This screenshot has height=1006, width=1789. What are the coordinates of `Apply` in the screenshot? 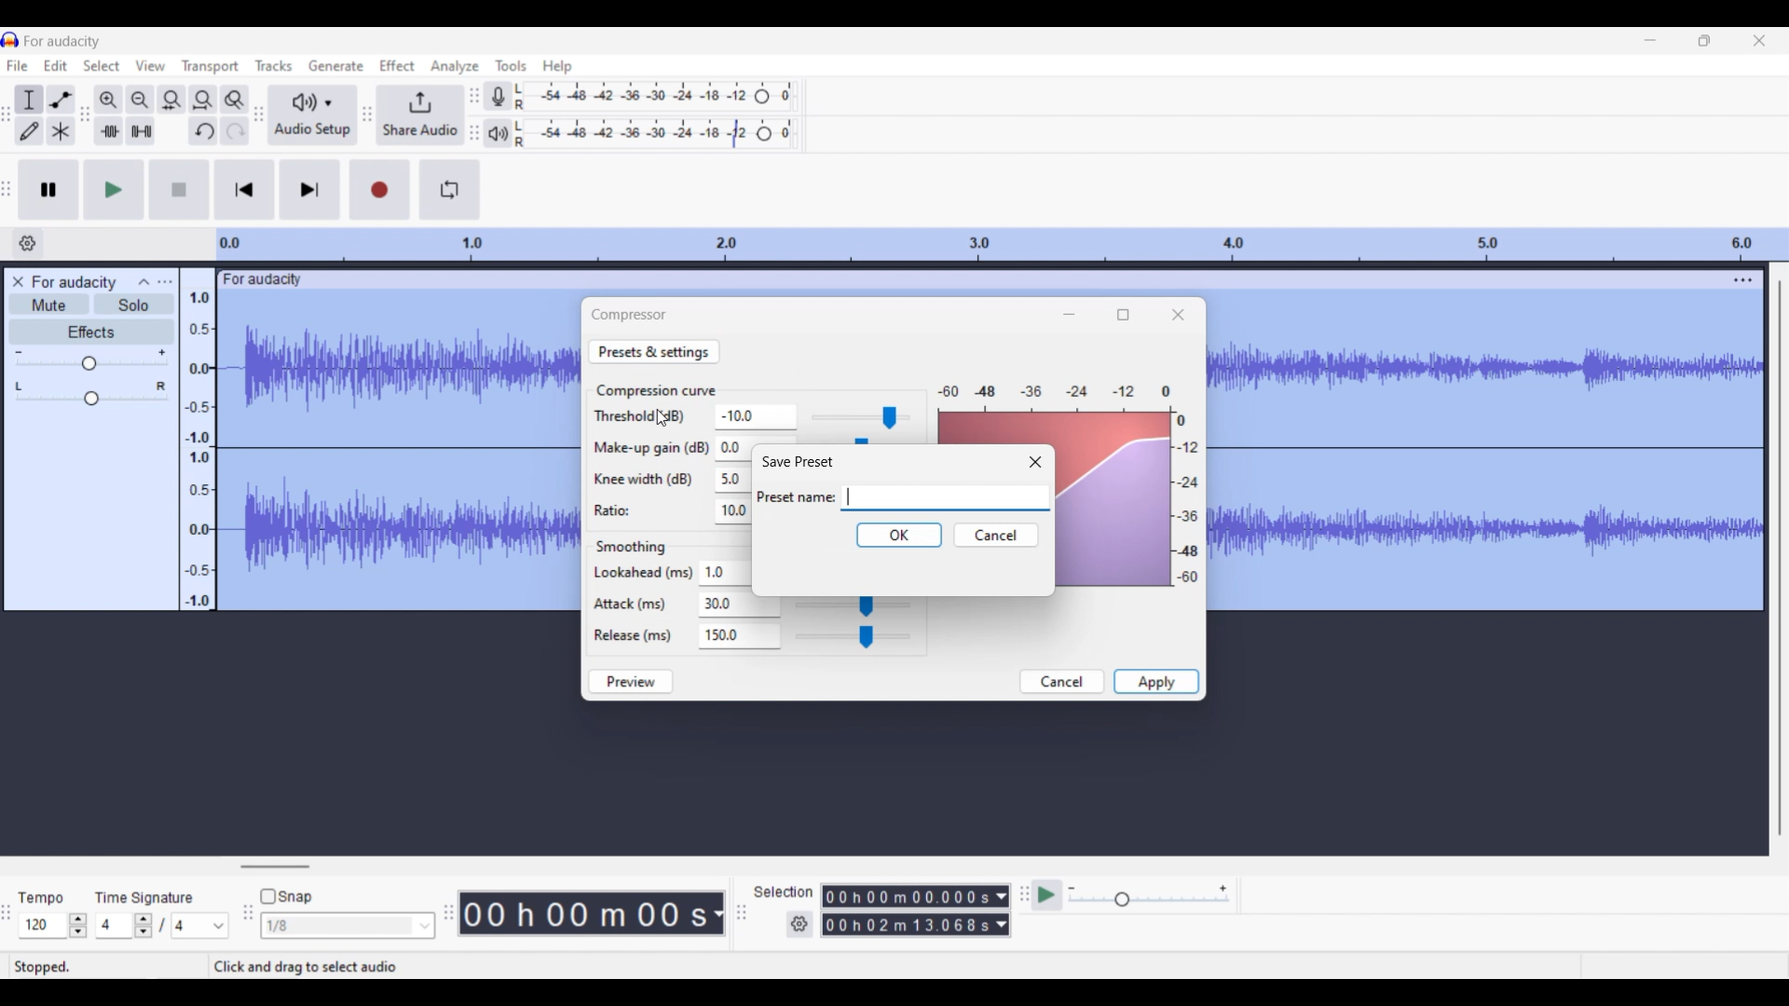 It's located at (1156, 681).